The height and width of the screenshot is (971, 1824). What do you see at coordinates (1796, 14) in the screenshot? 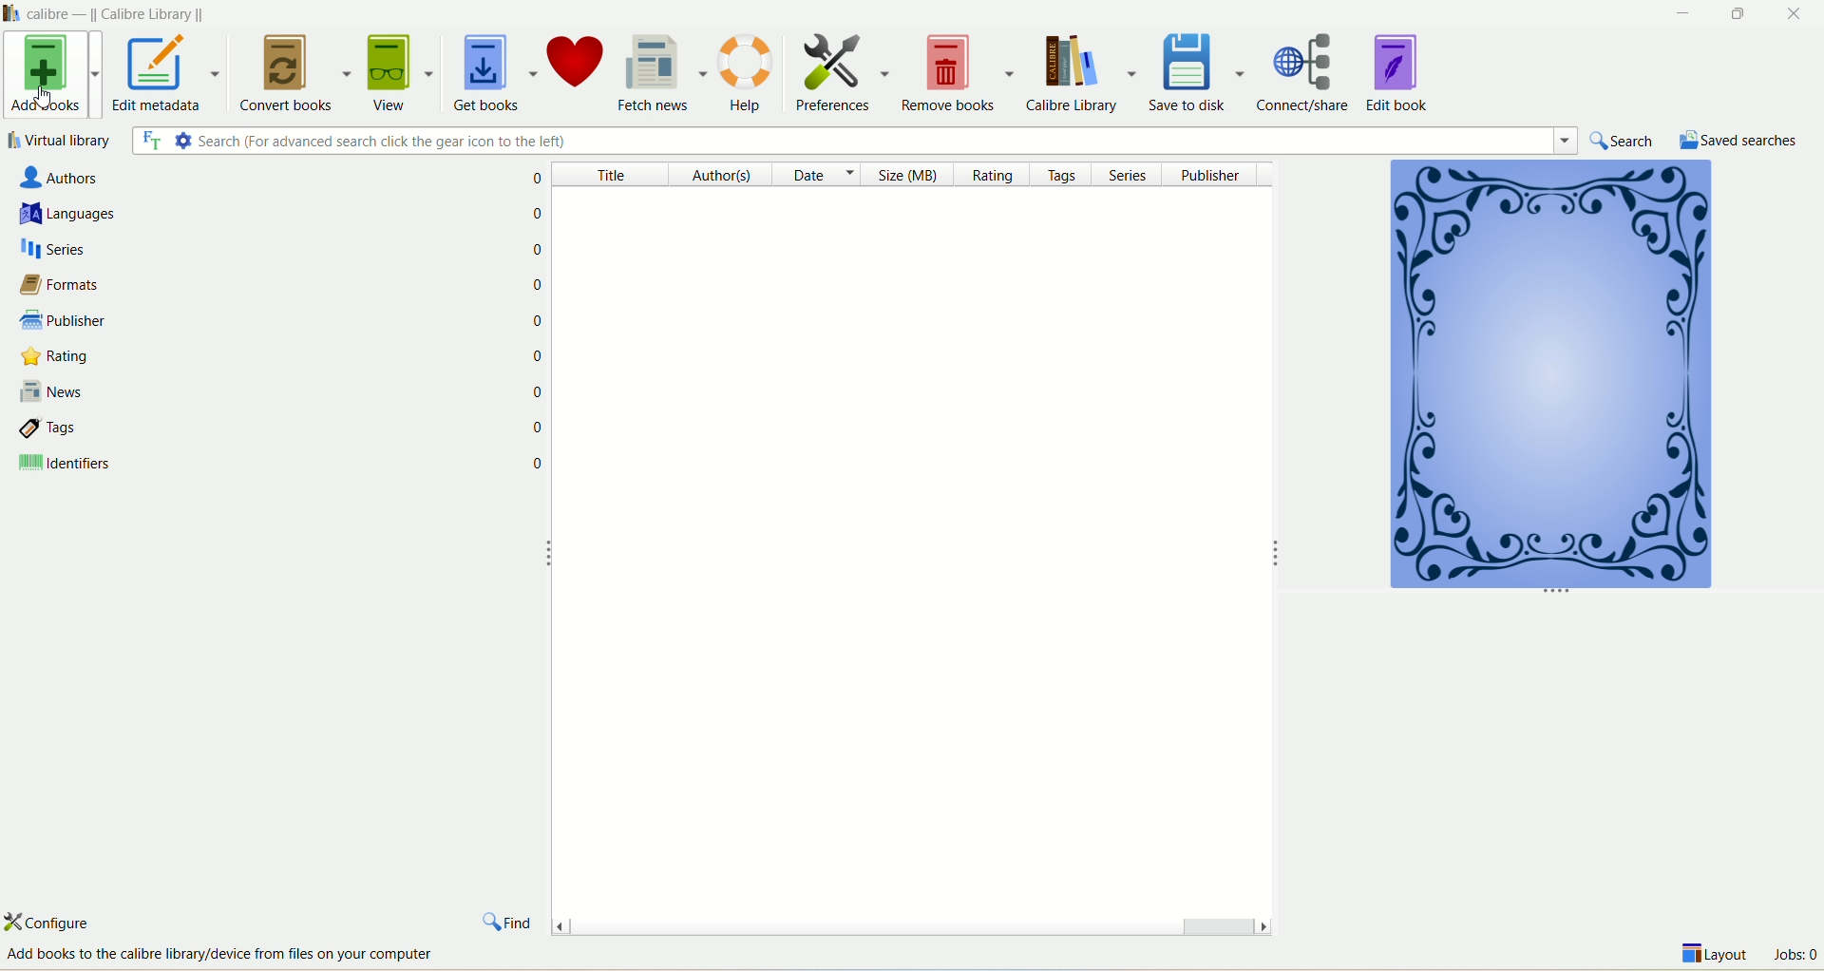
I see `close` at bounding box center [1796, 14].